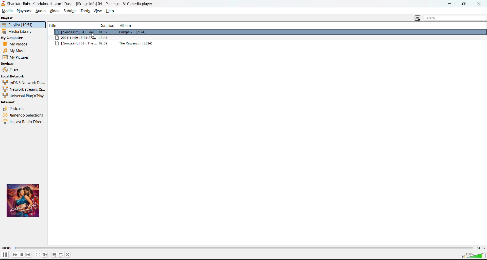 Image resolution: width=487 pixels, height=260 pixels. What do you see at coordinates (107, 25) in the screenshot?
I see `duration` at bounding box center [107, 25].